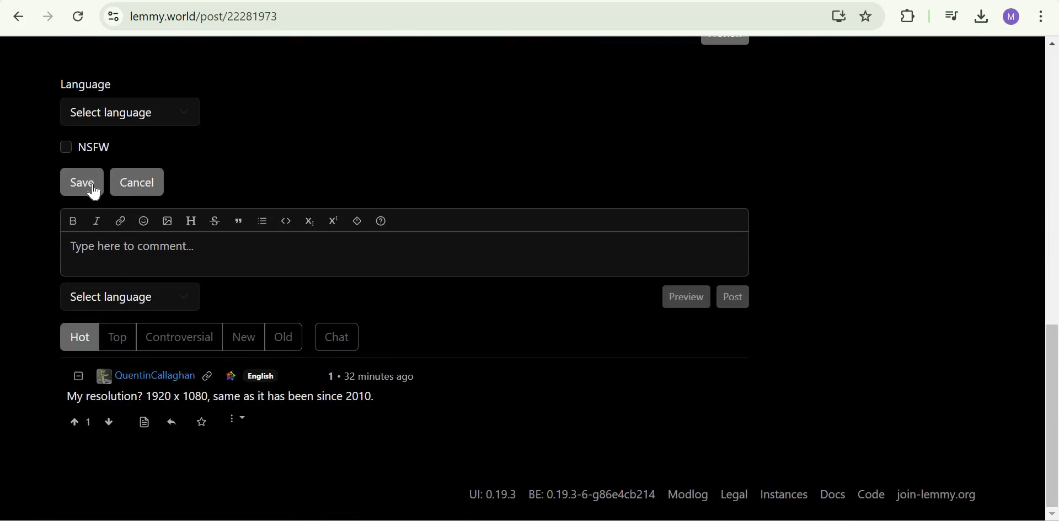  Describe the element at coordinates (1041, 18) in the screenshot. I see `customize and control google chrome` at that location.